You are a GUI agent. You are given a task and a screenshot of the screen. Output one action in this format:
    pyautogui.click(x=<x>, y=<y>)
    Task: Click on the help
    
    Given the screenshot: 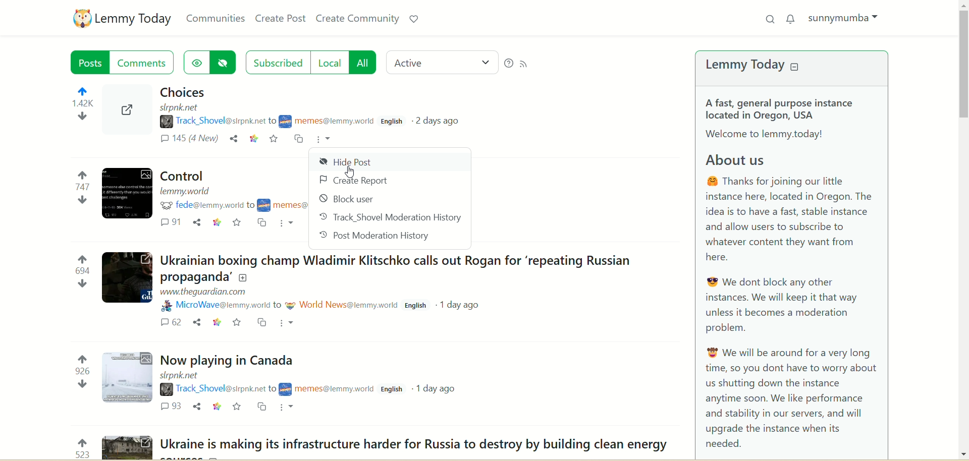 What is the action you would take?
    pyautogui.click(x=507, y=64)
    